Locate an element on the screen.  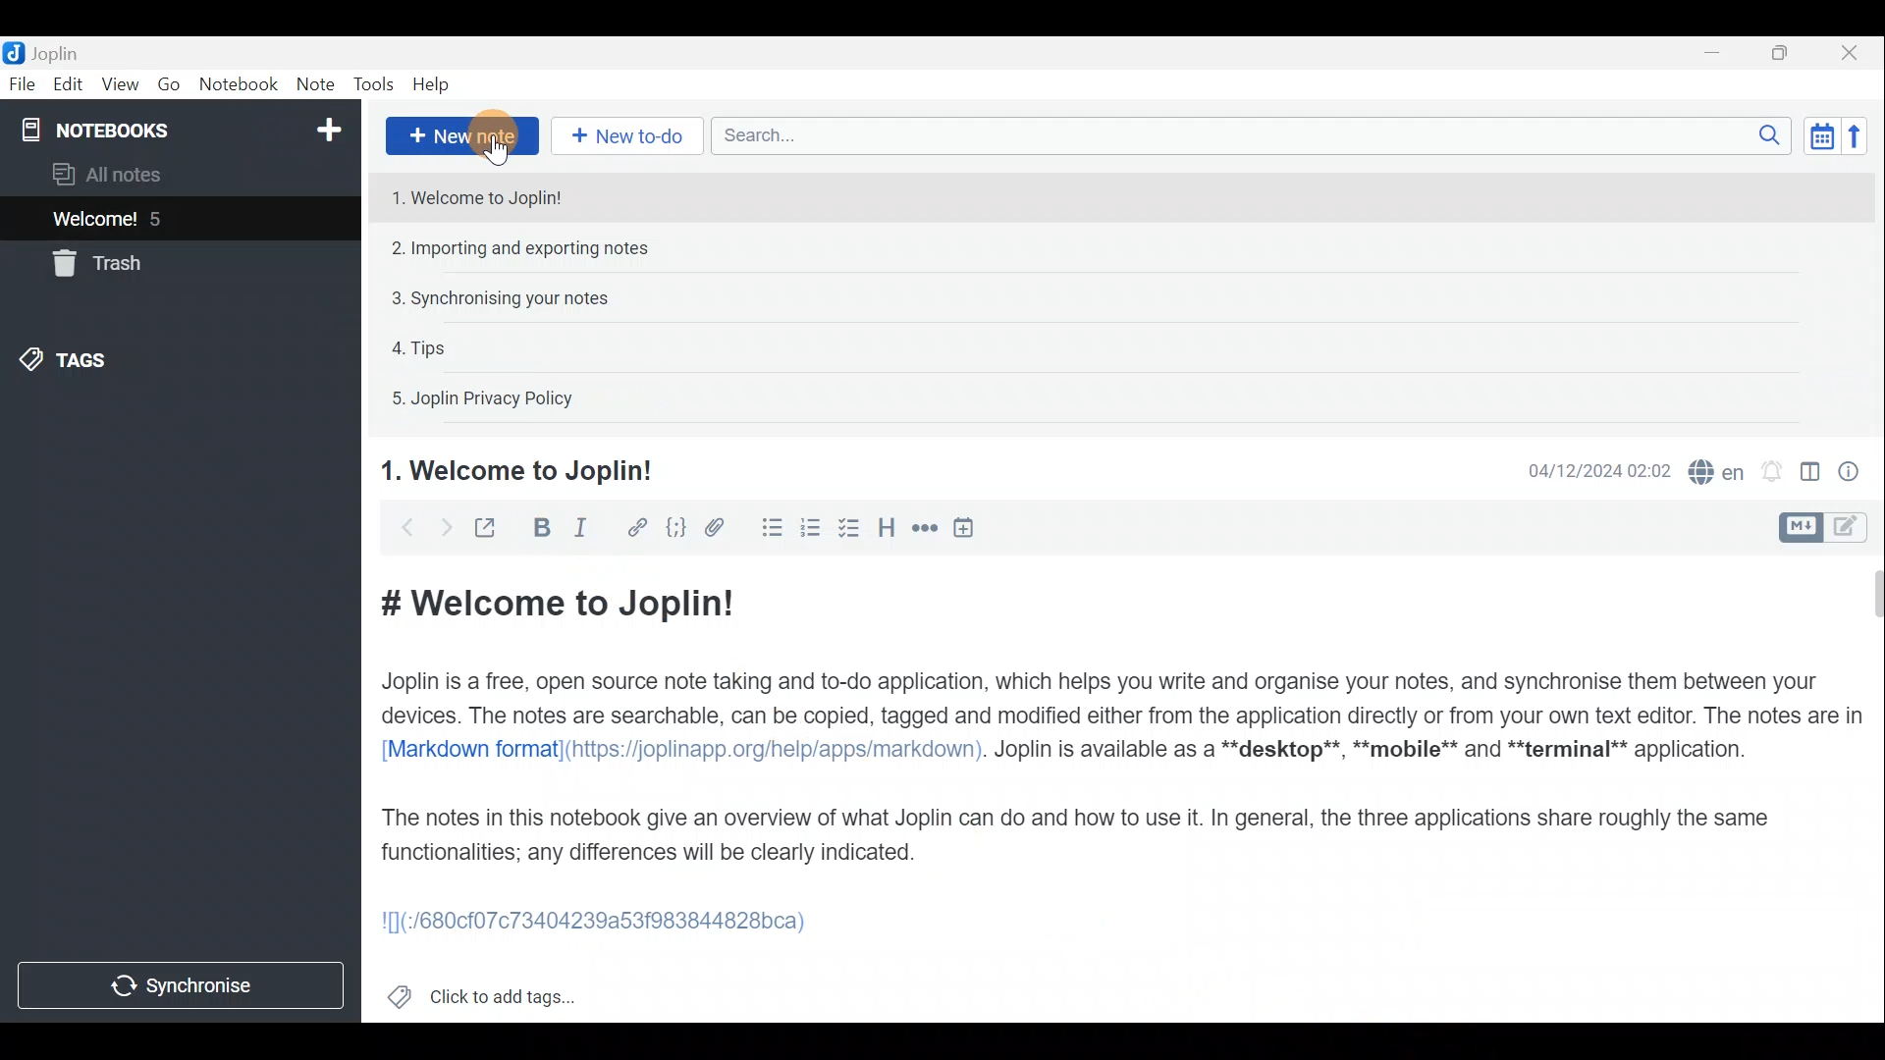
Toggle editor layout is located at coordinates (1811, 475).